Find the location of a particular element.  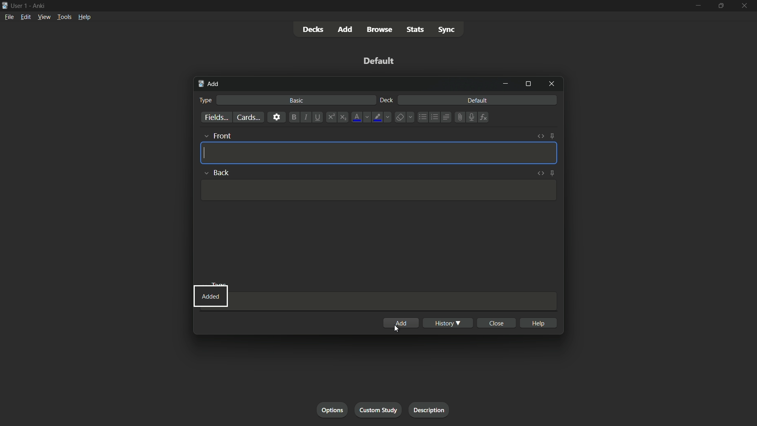

superscript is located at coordinates (331, 117).